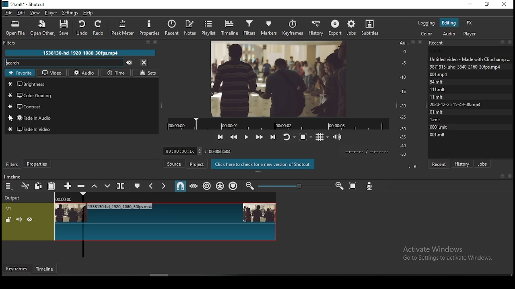 The height and width of the screenshot is (289, 515). What do you see at coordinates (487, 4) in the screenshot?
I see `restore` at bounding box center [487, 4].